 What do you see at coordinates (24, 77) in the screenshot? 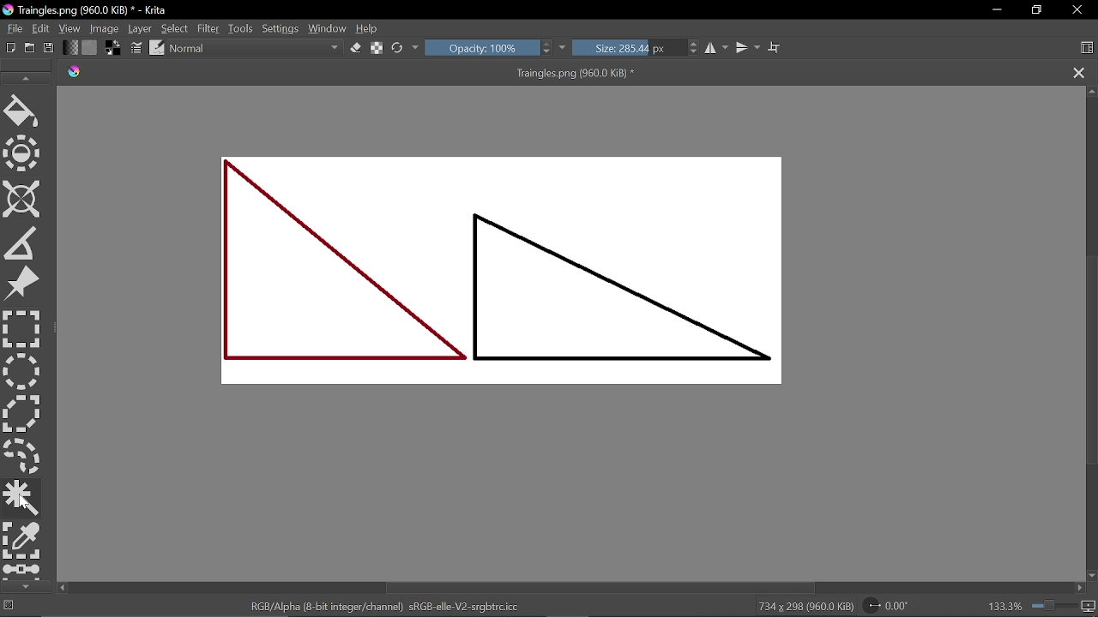
I see `scroll up` at bounding box center [24, 77].